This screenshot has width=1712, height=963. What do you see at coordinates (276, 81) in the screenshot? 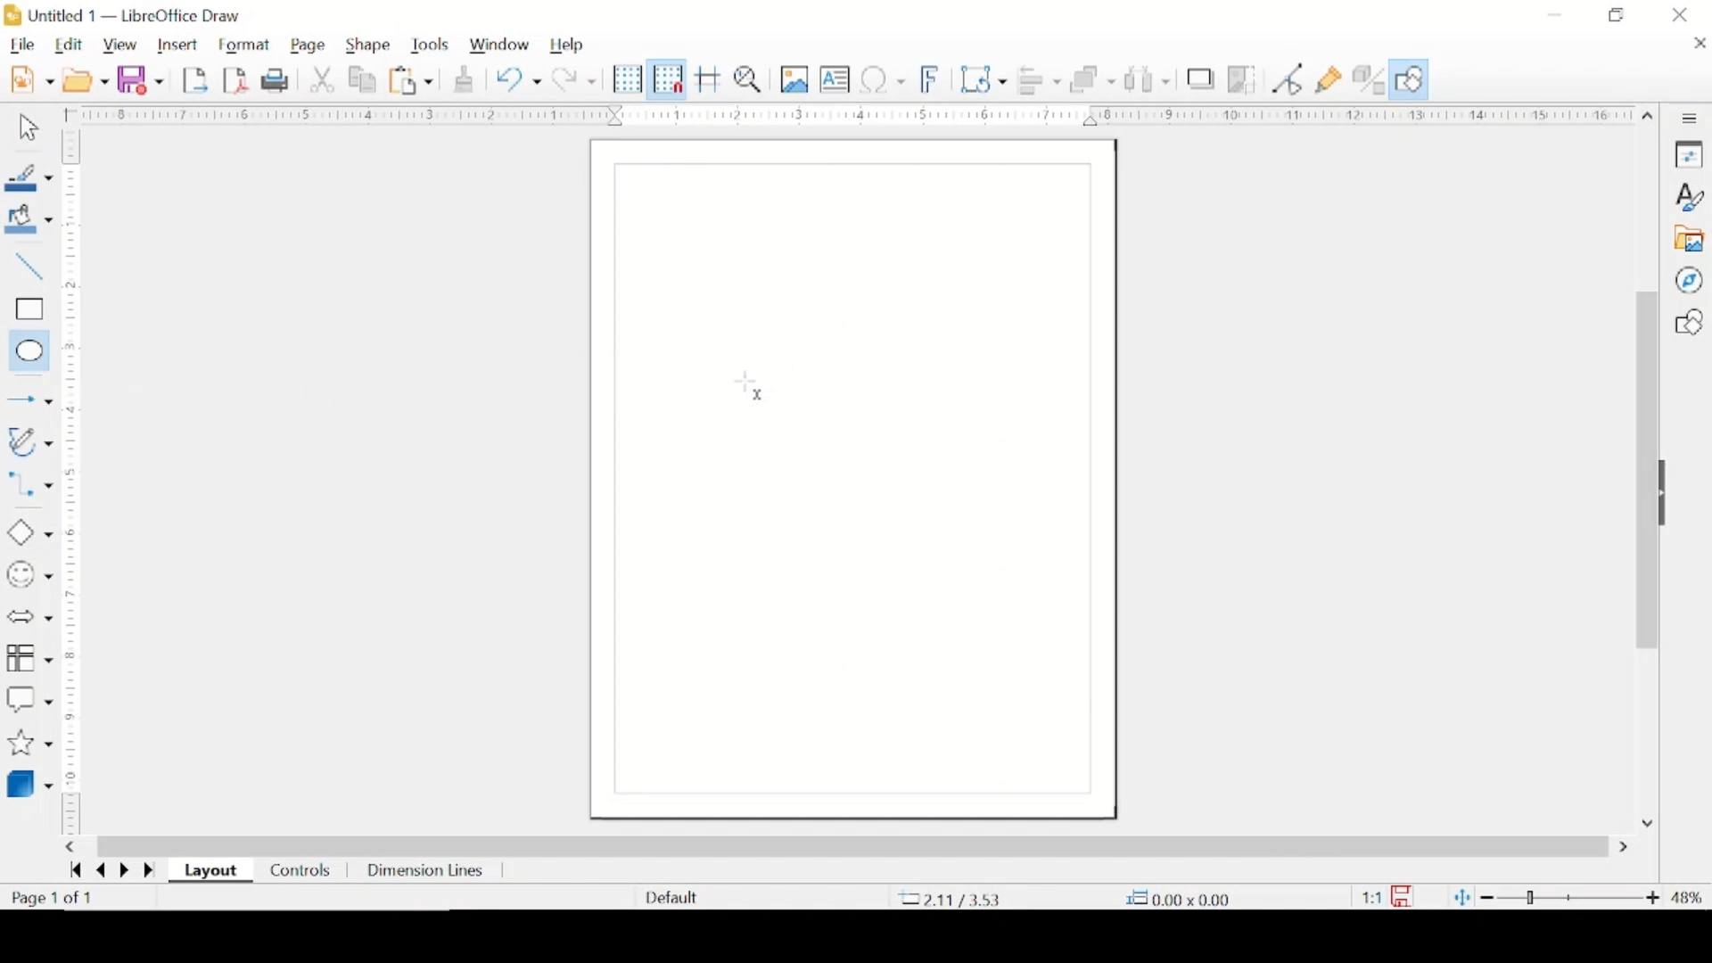
I see `print` at bounding box center [276, 81].